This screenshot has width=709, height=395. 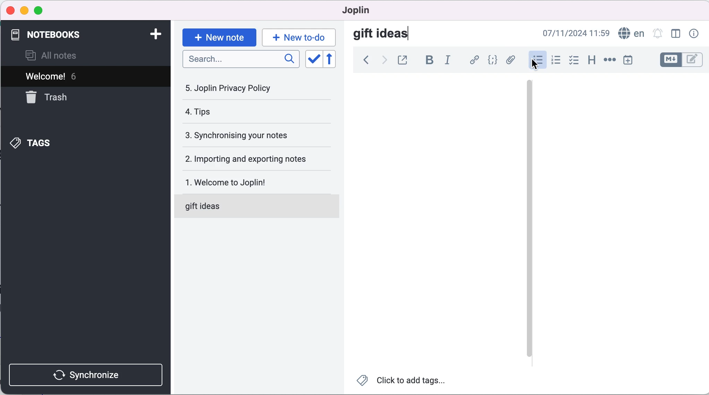 What do you see at coordinates (300, 36) in the screenshot?
I see `new to-do` at bounding box center [300, 36].